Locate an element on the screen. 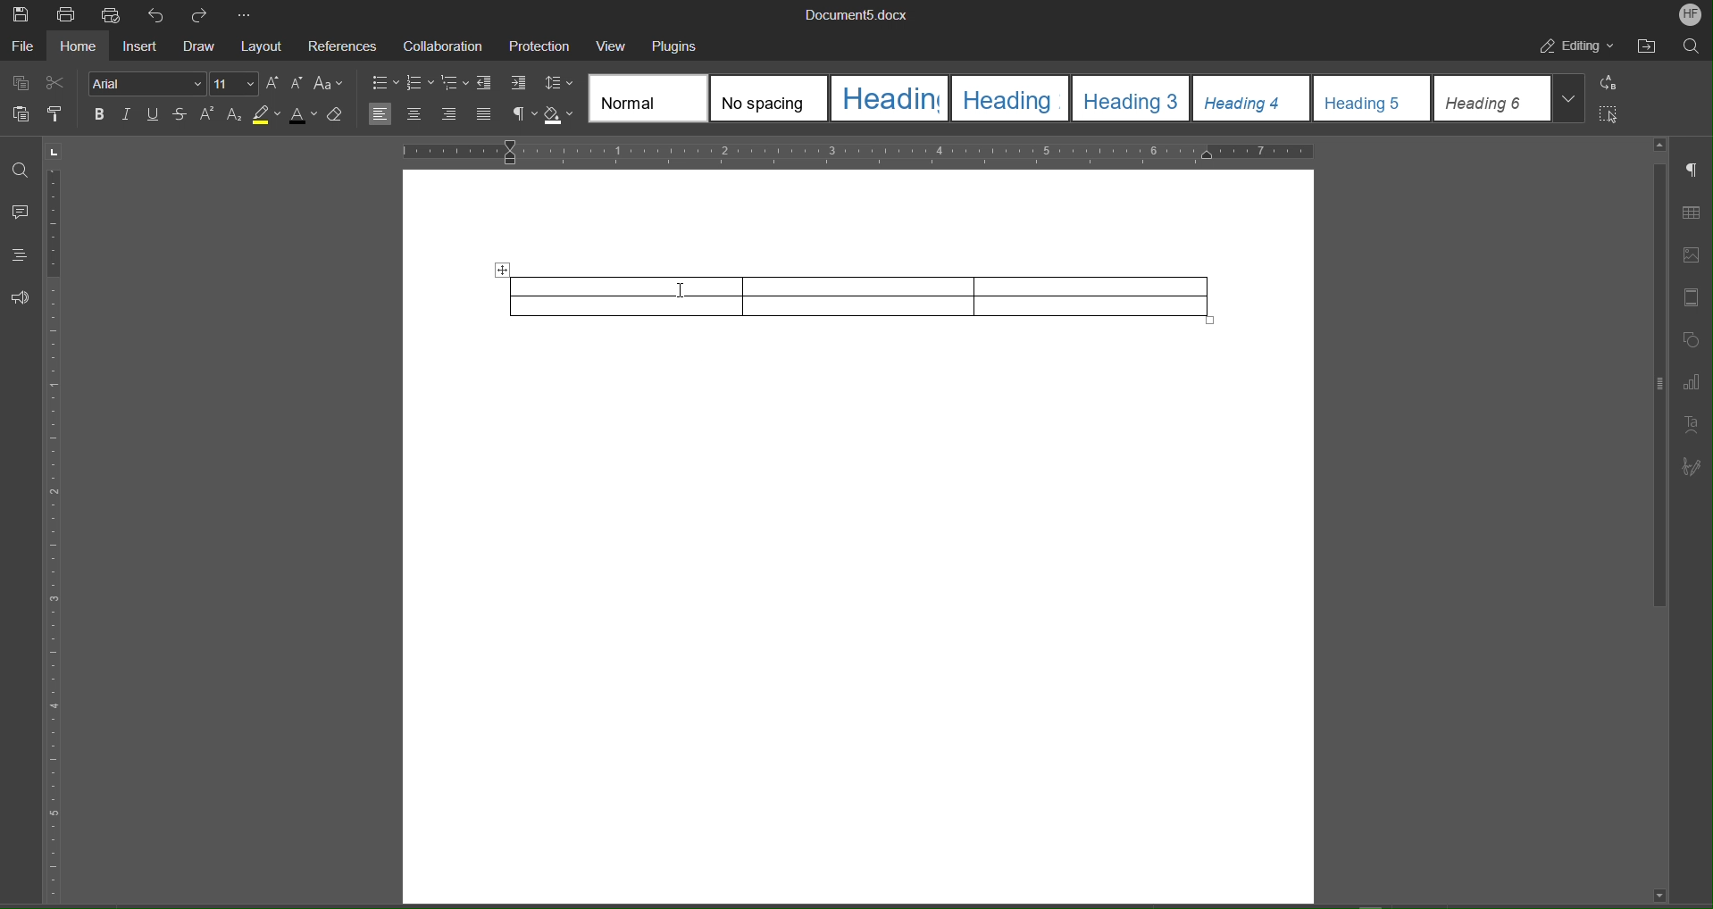 This screenshot has height=909, width=1713. Text Case Settings is located at coordinates (331, 82).